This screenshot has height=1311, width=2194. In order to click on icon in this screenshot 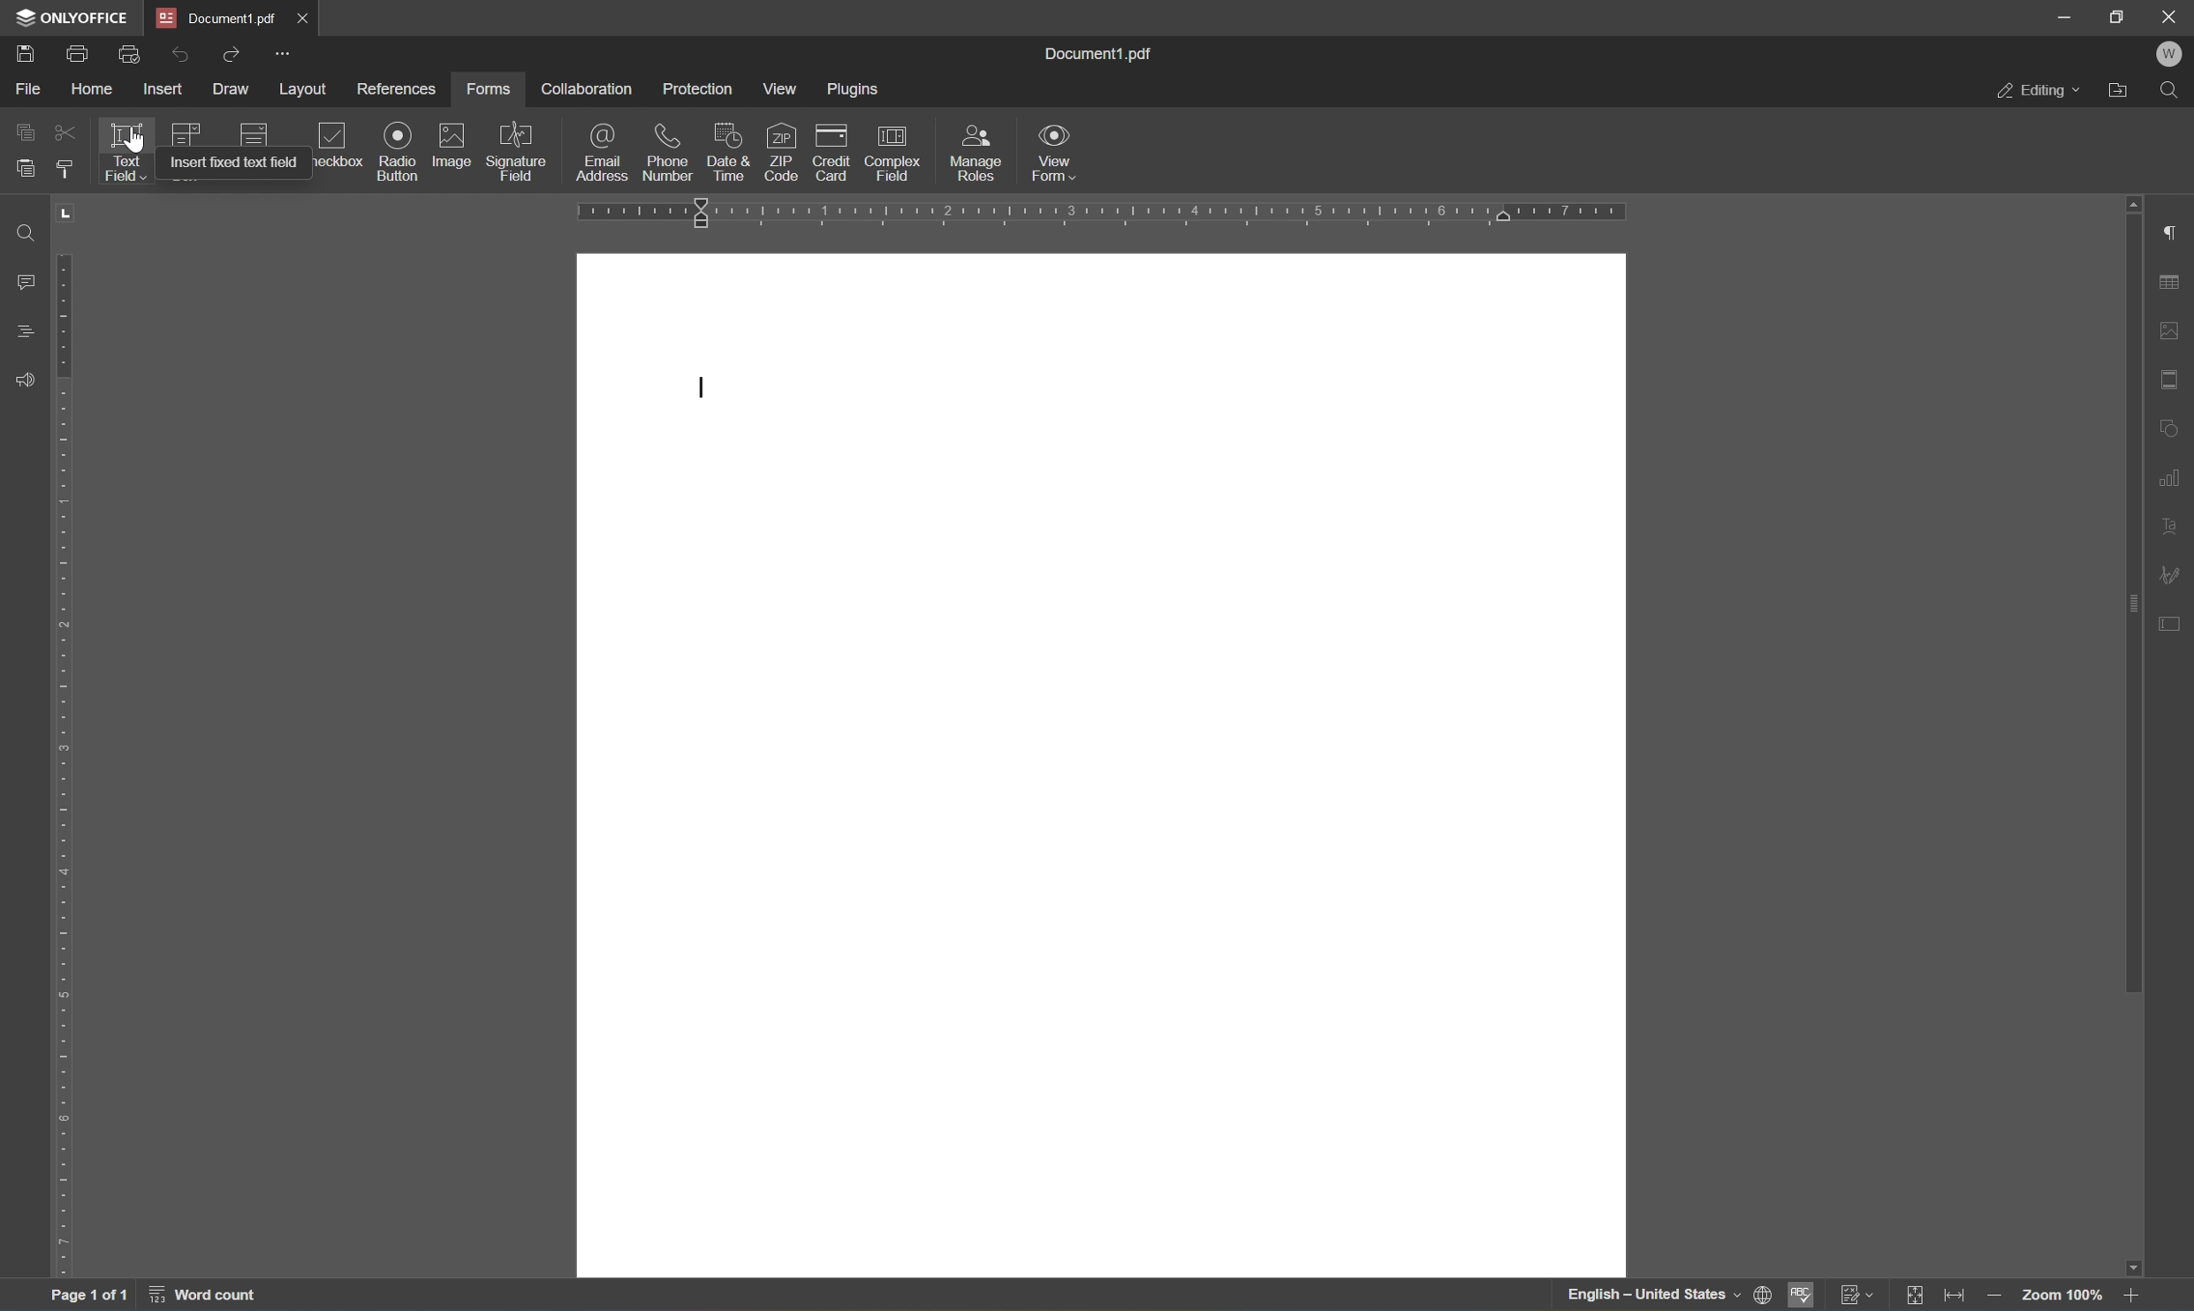, I will do `click(253, 133)`.